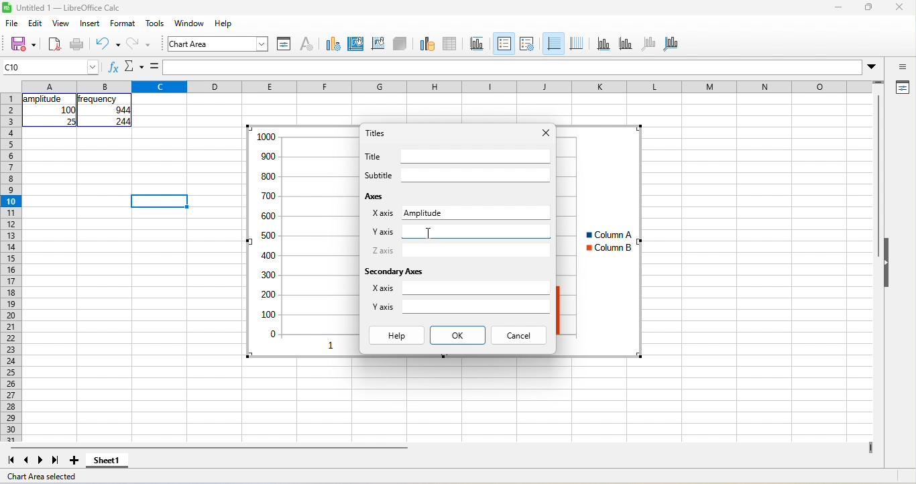 The image size is (916, 484). I want to click on properties, so click(901, 88).